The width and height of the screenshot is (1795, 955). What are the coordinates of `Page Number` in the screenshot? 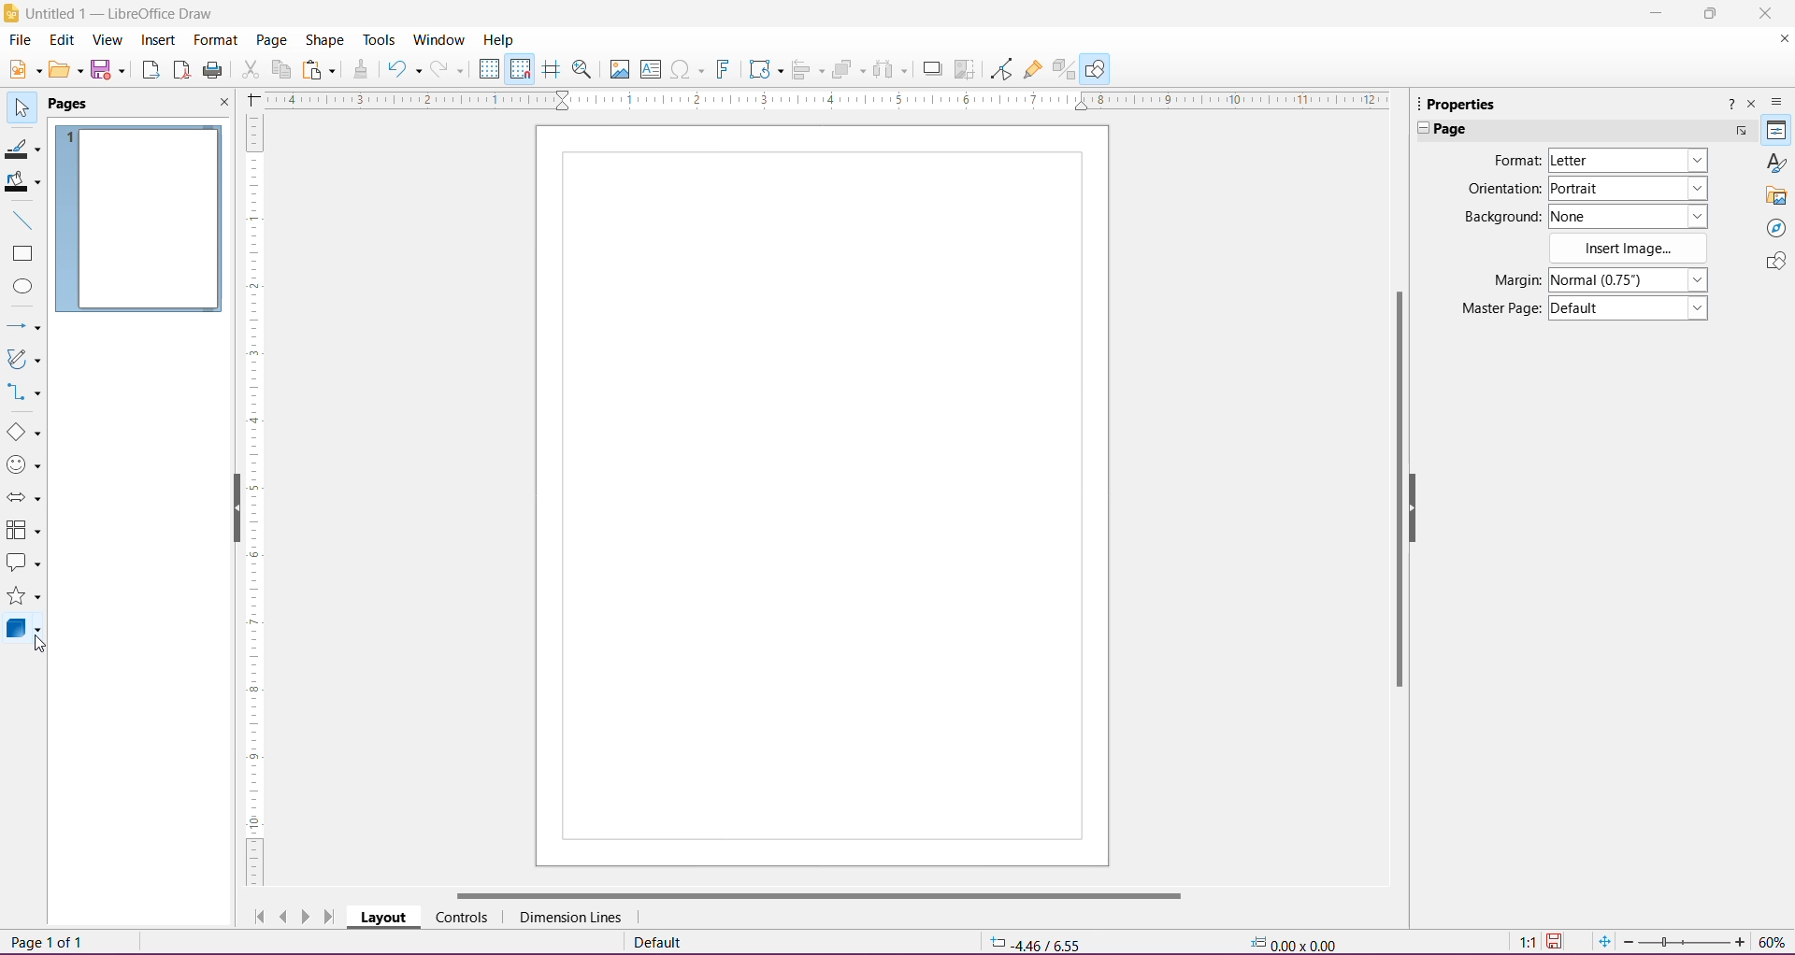 It's located at (51, 941).